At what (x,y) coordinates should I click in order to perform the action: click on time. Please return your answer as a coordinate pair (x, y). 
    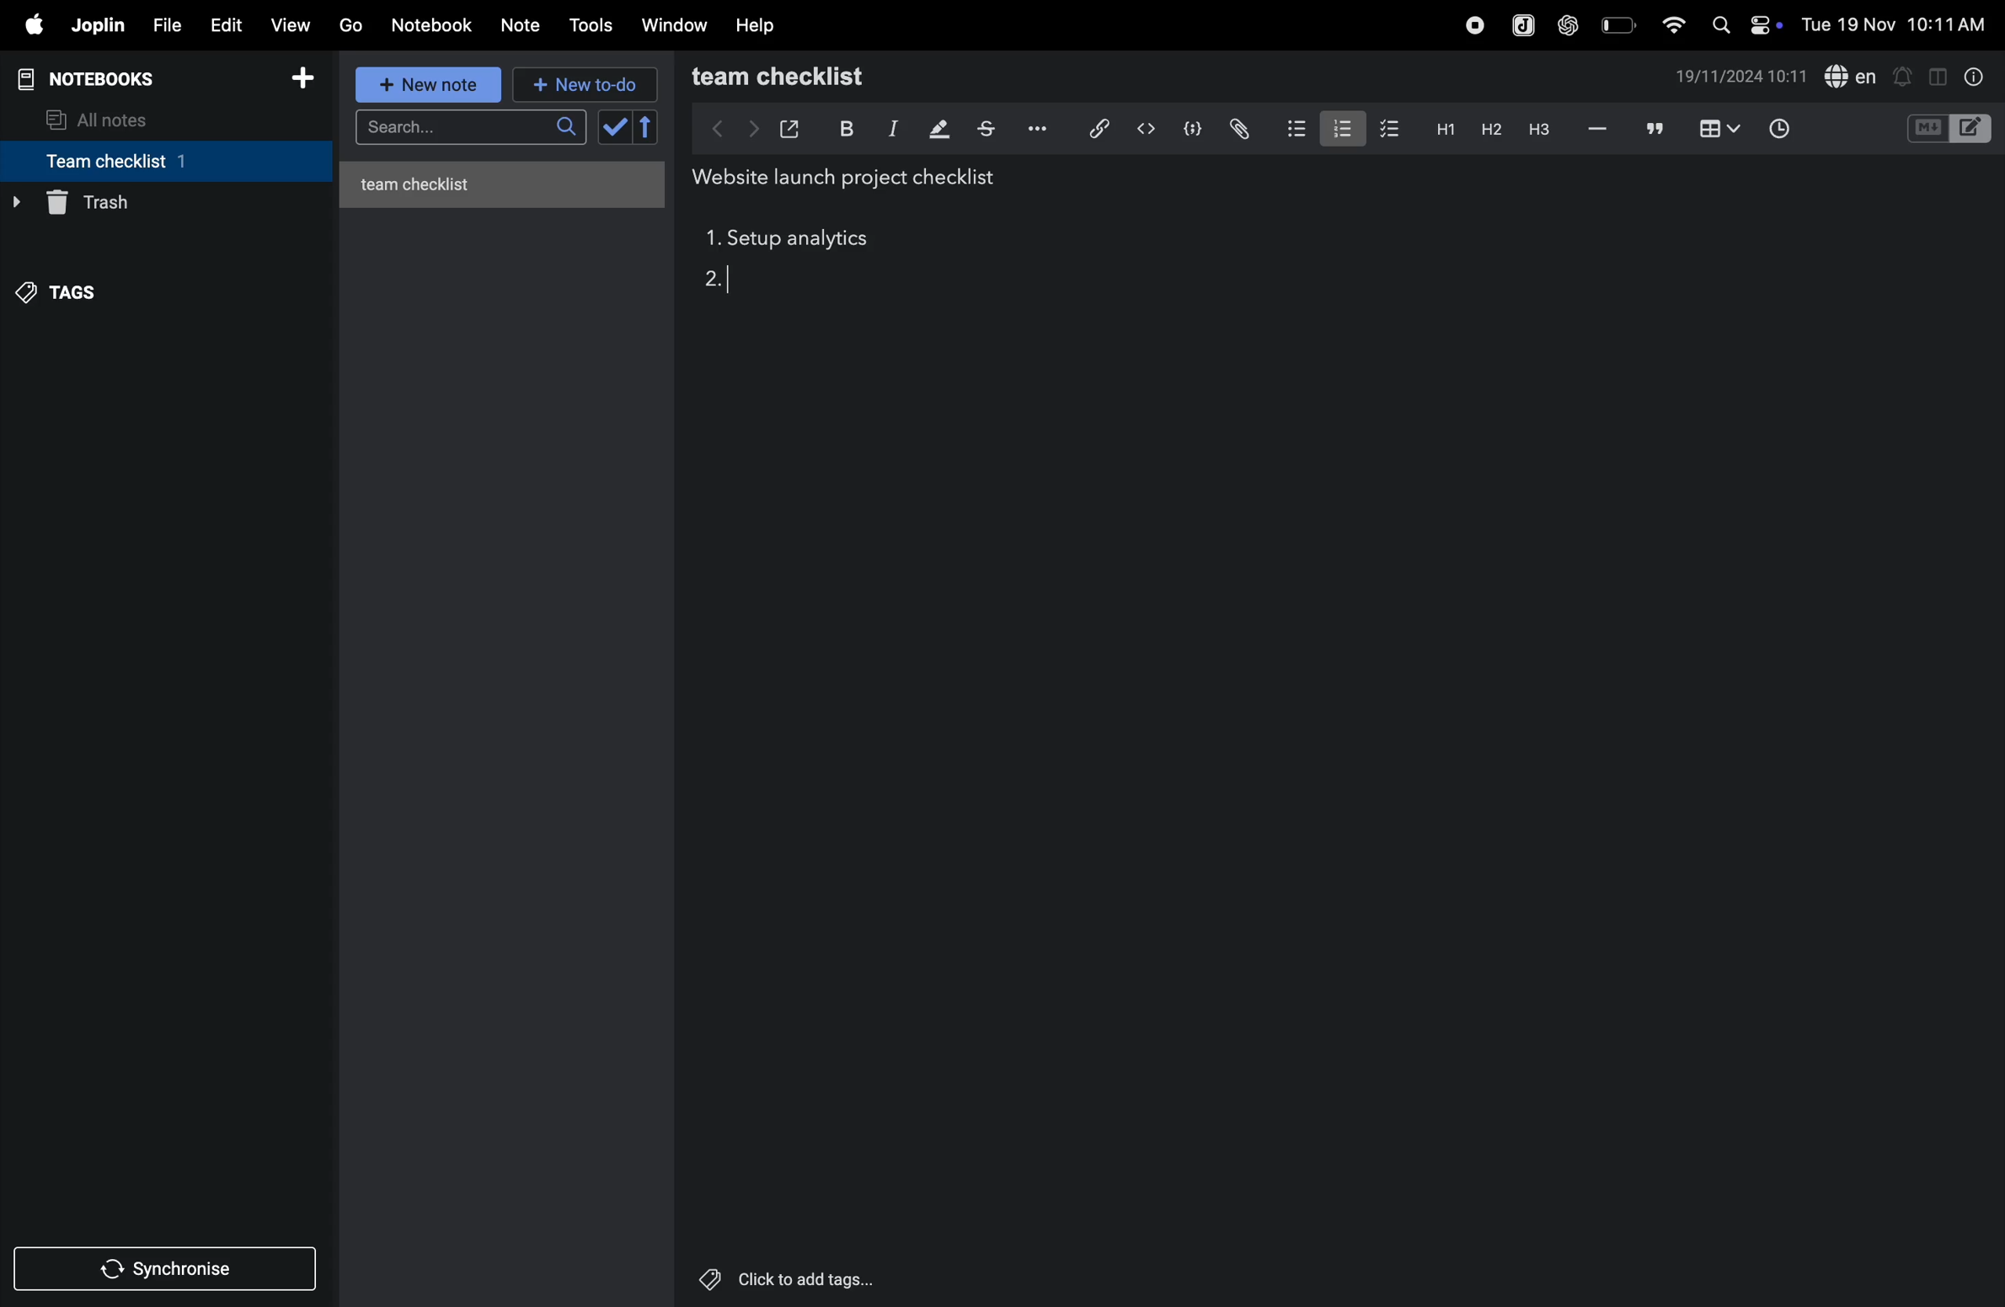
    Looking at the image, I should click on (1781, 126).